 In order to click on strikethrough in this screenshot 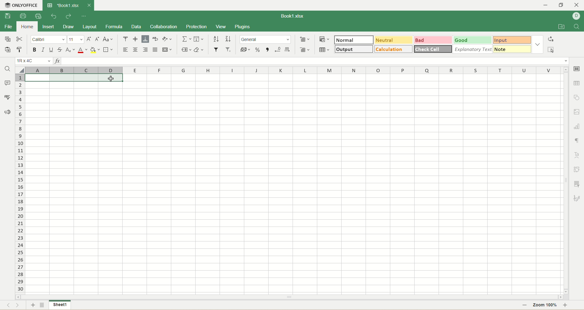, I will do `click(61, 49)`.